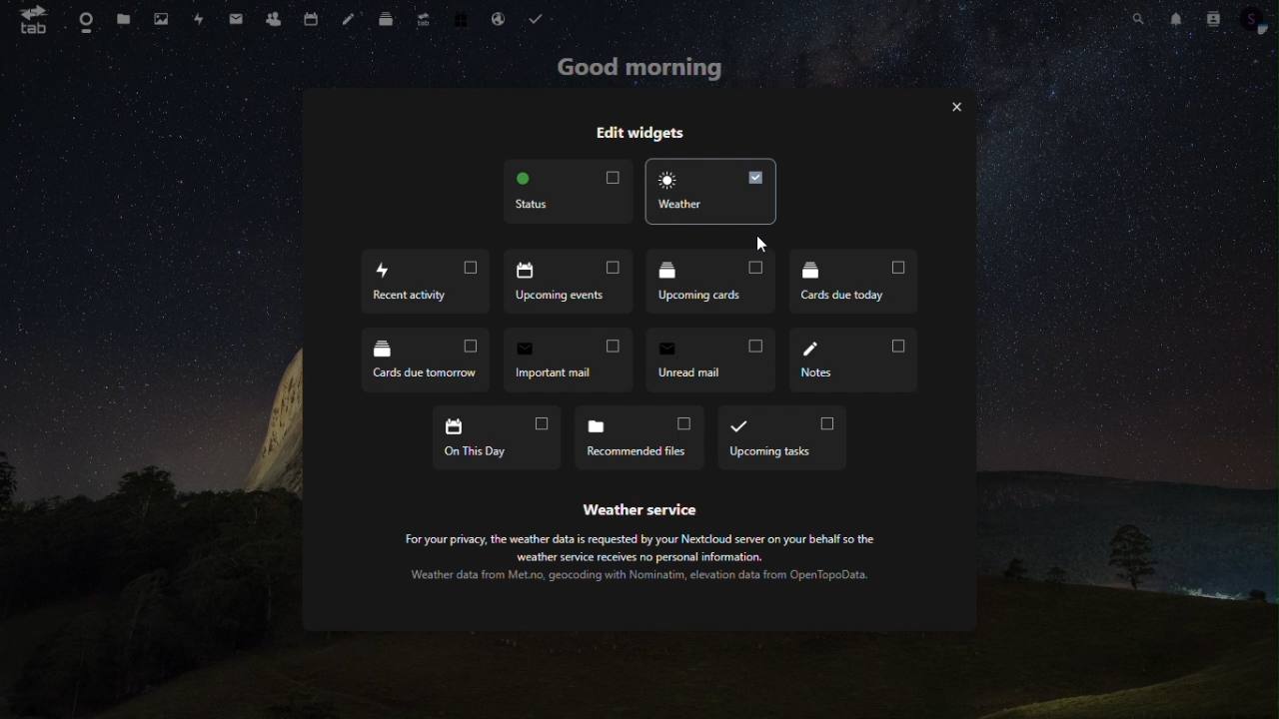  Describe the element at coordinates (854, 282) in the screenshot. I see `cards due today` at that location.